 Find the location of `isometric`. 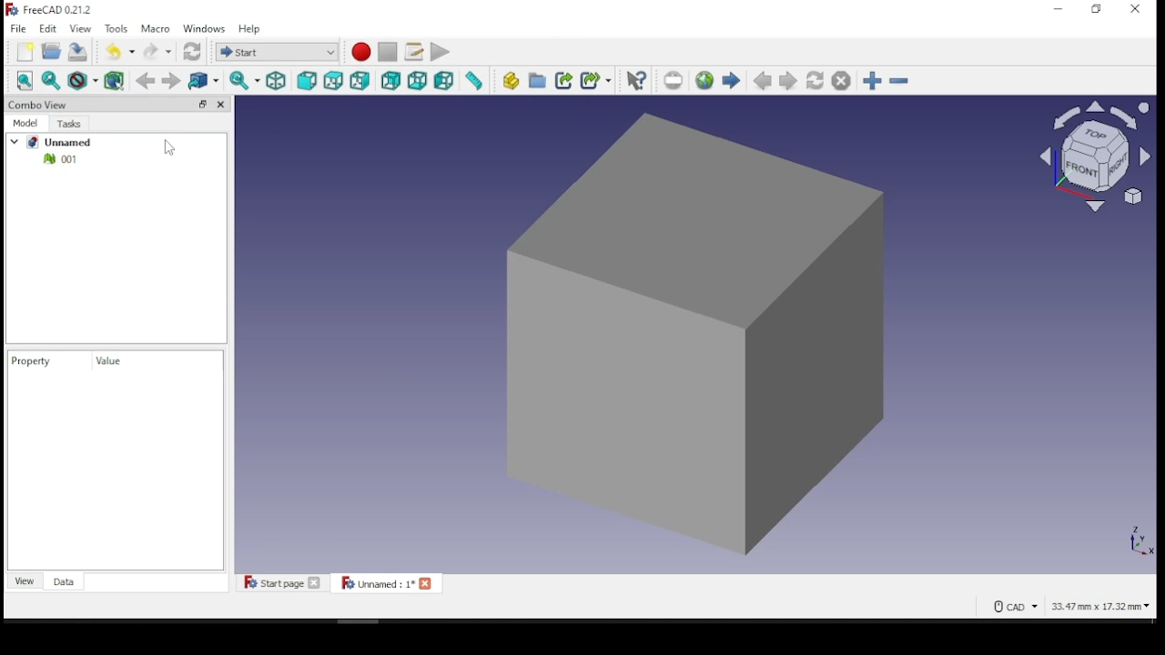

isometric is located at coordinates (277, 80).